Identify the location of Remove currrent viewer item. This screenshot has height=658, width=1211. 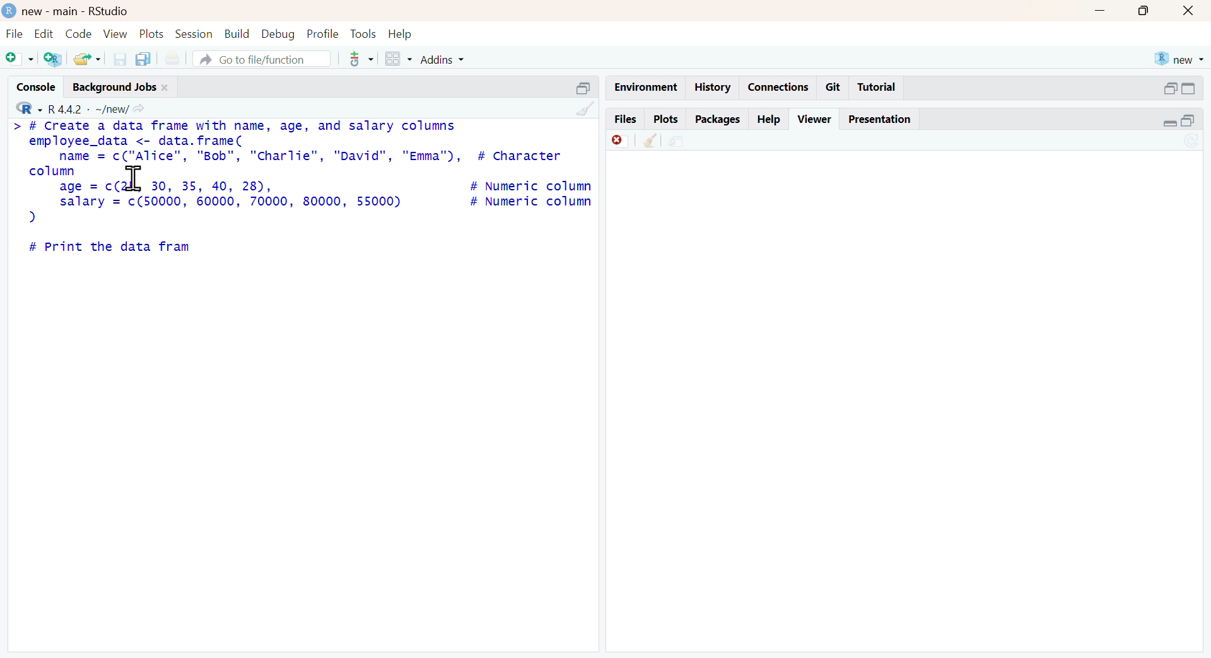
(616, 144).